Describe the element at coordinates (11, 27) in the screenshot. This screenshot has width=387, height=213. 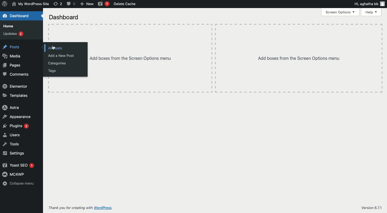
I see `Home` at that location.